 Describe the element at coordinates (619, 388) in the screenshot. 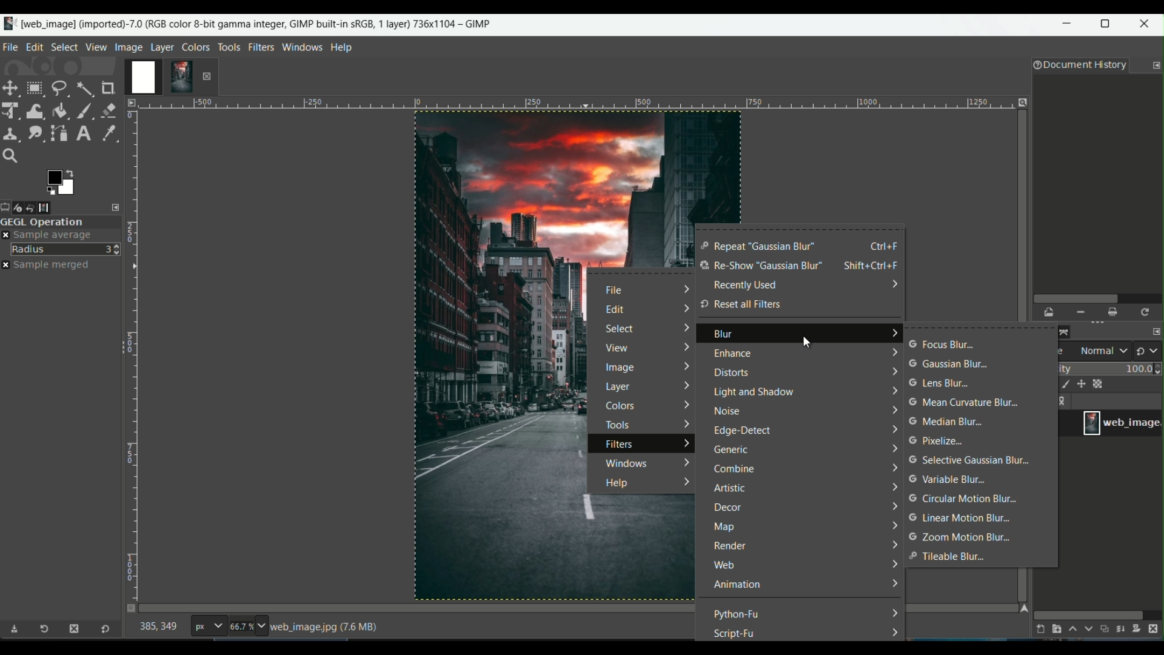

I see `layer` at that location.